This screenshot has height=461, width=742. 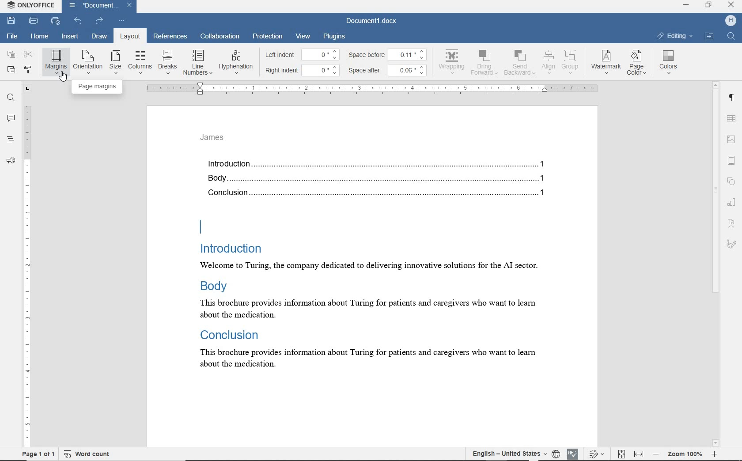 I want to click on document name, so click(x=92, y=6).